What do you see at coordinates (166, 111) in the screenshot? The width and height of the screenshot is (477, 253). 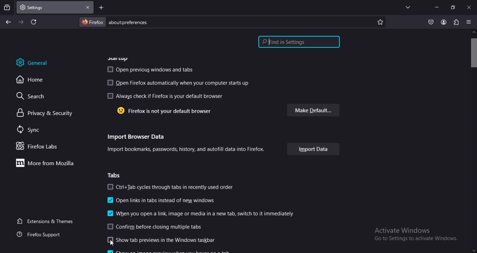 I see `Firefox is not your default browser` at bounding box center [166, 111].